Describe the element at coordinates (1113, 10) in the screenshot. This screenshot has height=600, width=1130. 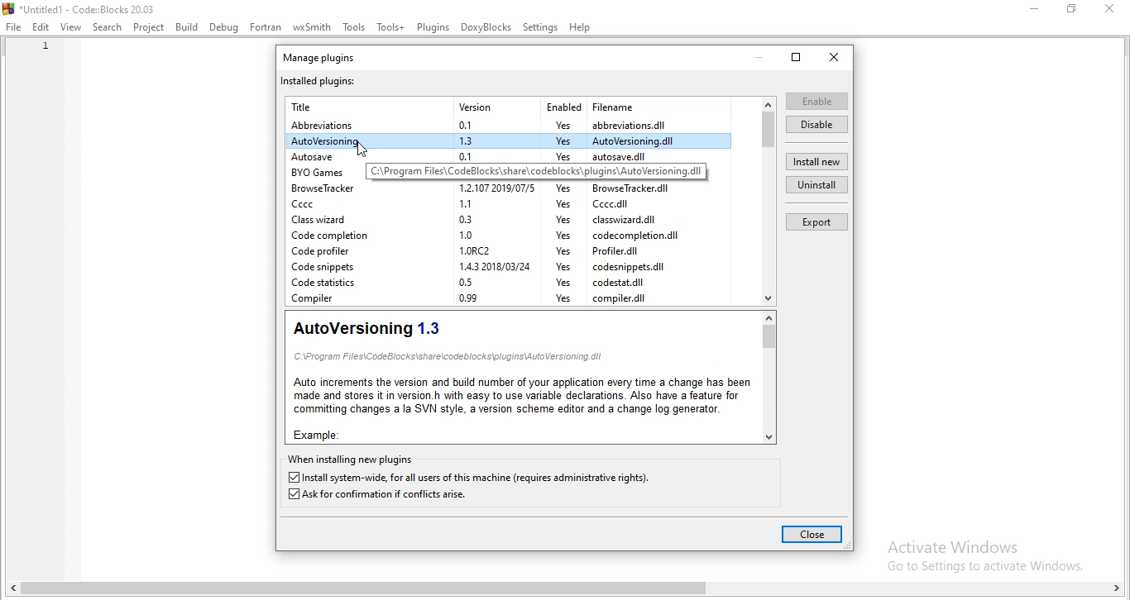
I see `close` at that location.